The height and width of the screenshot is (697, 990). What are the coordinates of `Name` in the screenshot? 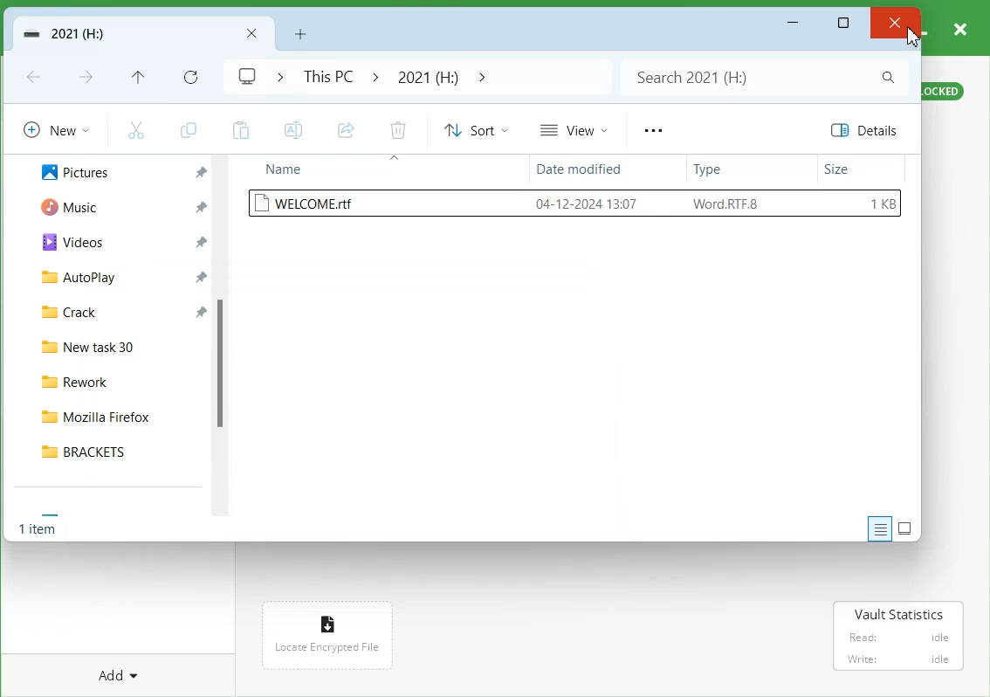 It's located at (316, 169).